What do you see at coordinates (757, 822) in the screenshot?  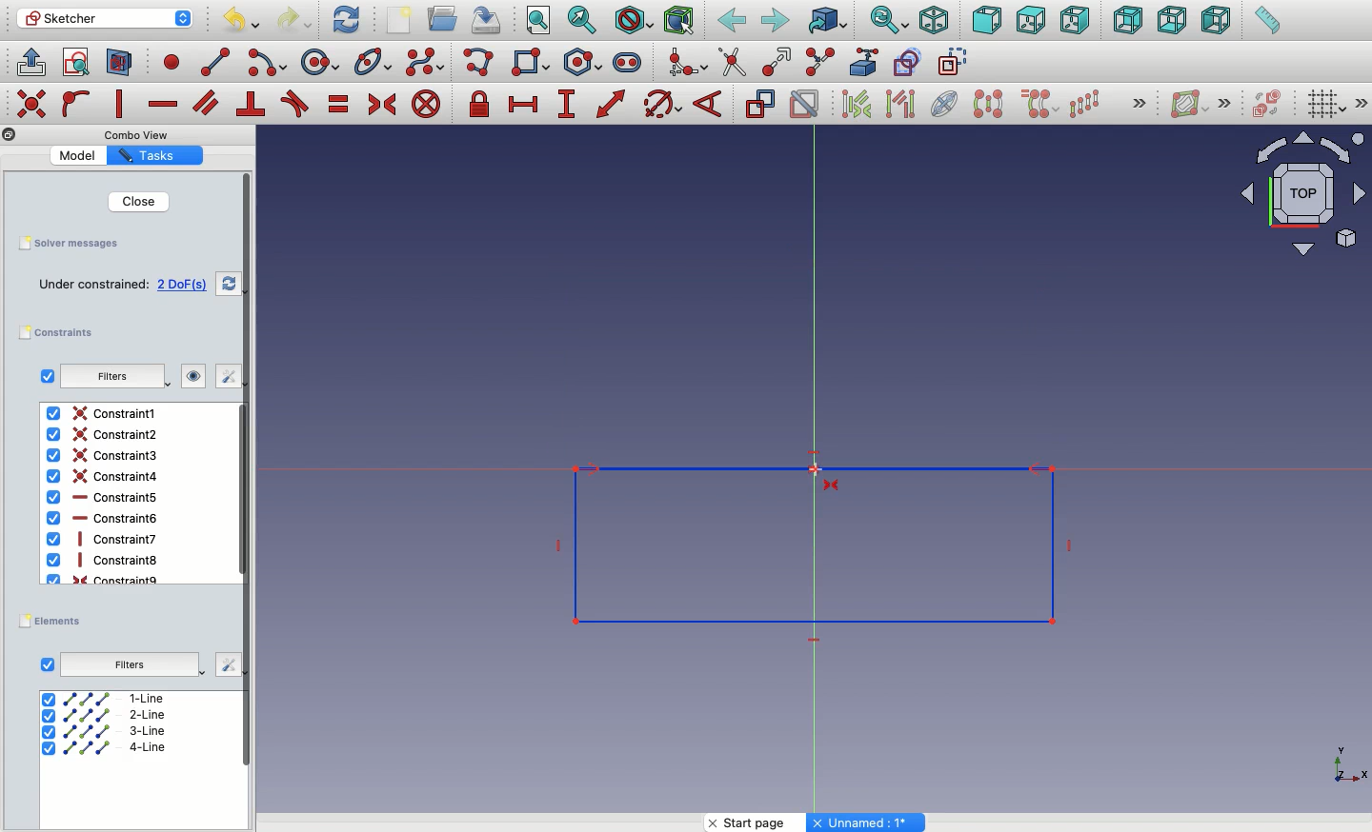 I see `Start page` at bounding box center [757, 822].